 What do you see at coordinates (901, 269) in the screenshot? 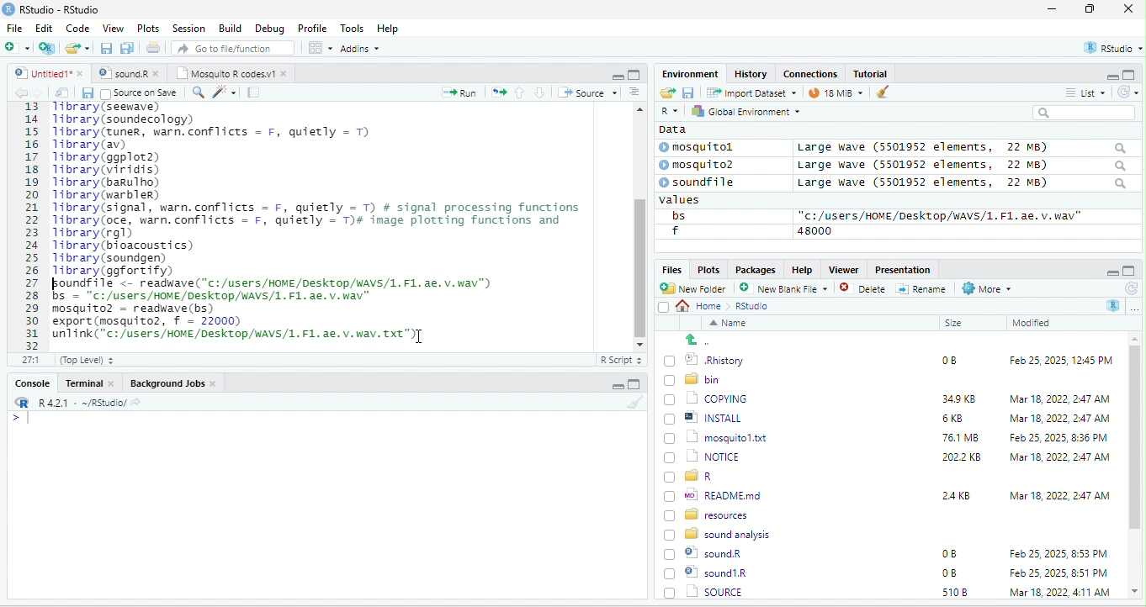
I see `Presentation` at bounding box center [901, 269].